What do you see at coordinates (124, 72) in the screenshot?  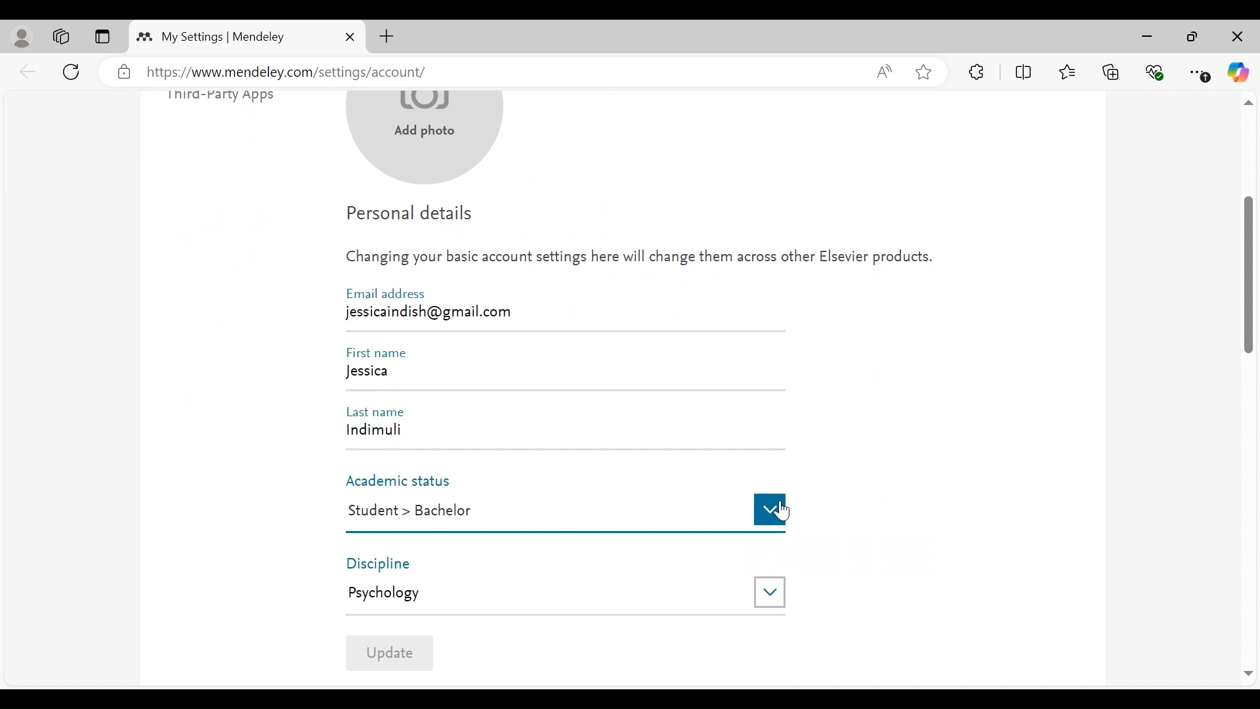 I see `verified` at bounding box center [124, 72].